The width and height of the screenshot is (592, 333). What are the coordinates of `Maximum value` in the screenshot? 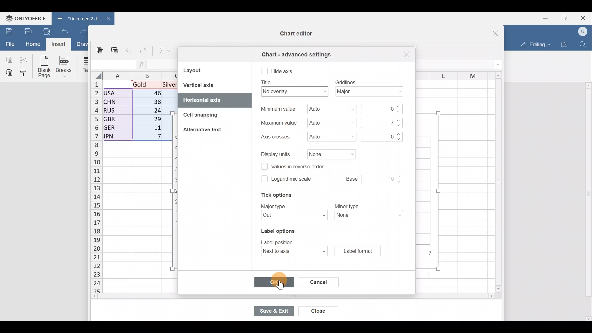 It's located at (331, 122).